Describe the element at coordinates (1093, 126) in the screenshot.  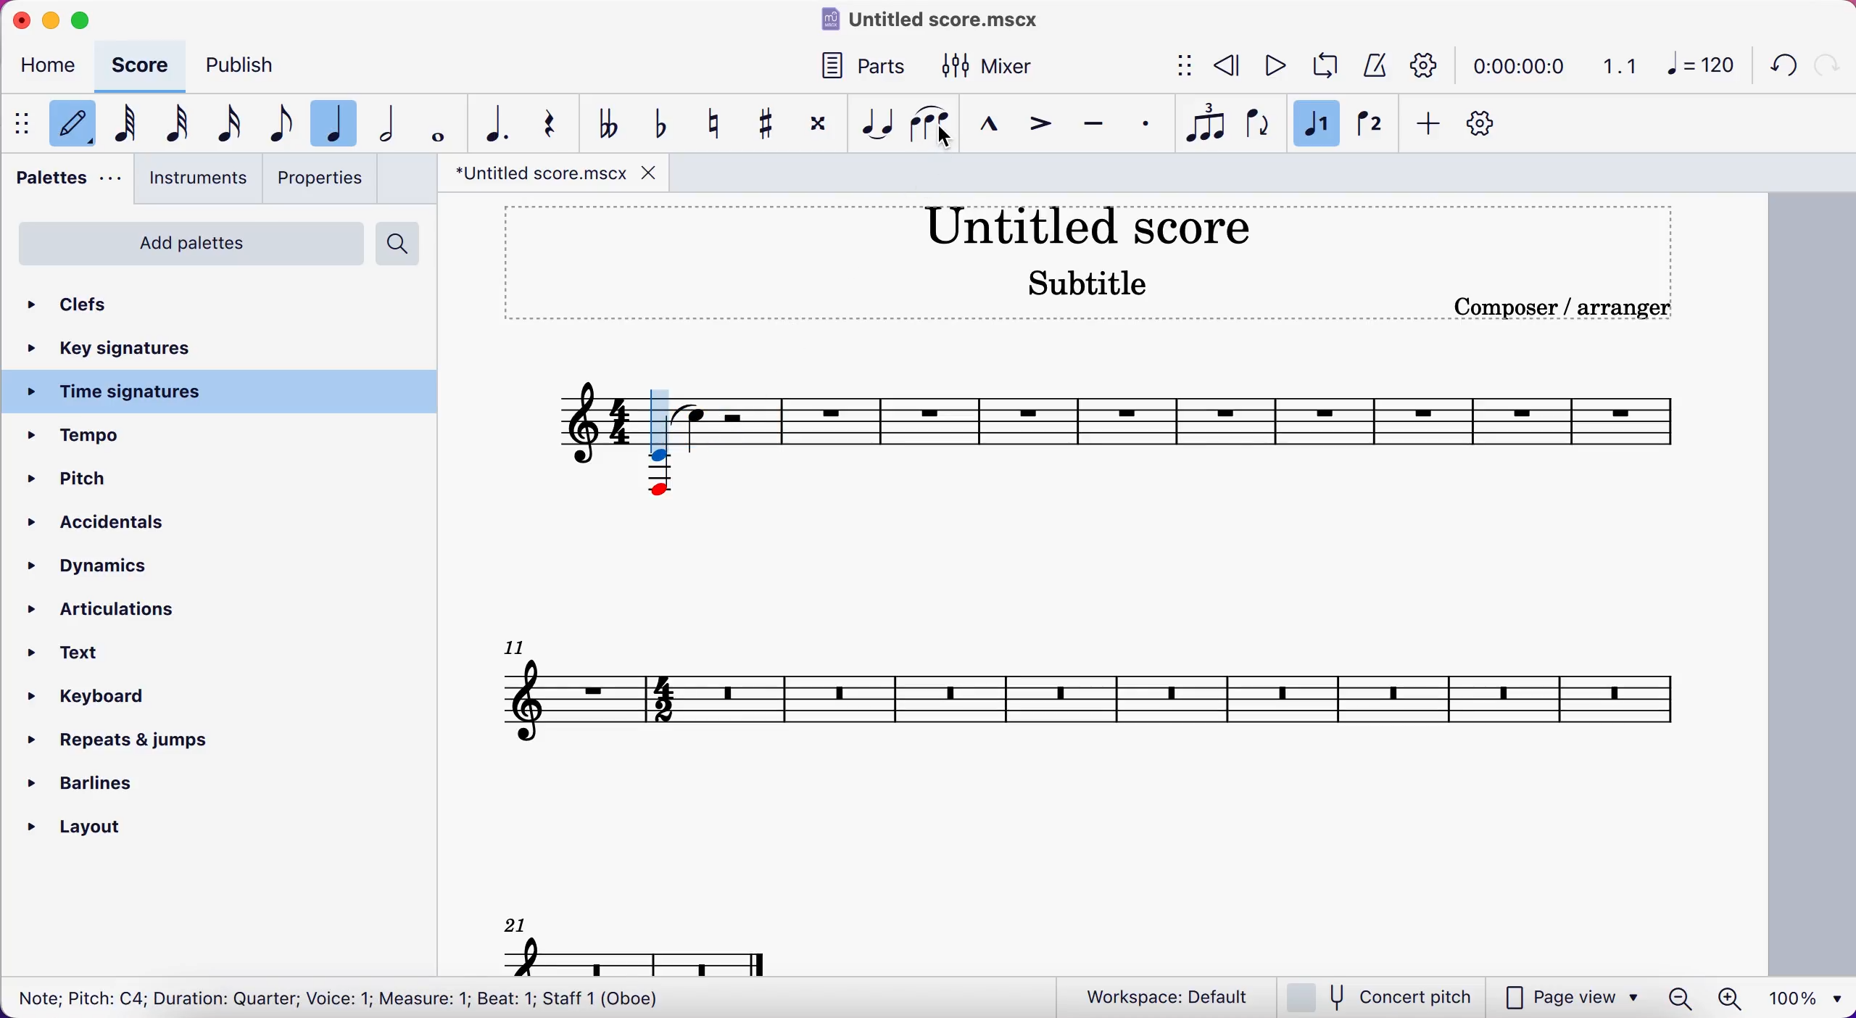
I see `tenuto` at that location.